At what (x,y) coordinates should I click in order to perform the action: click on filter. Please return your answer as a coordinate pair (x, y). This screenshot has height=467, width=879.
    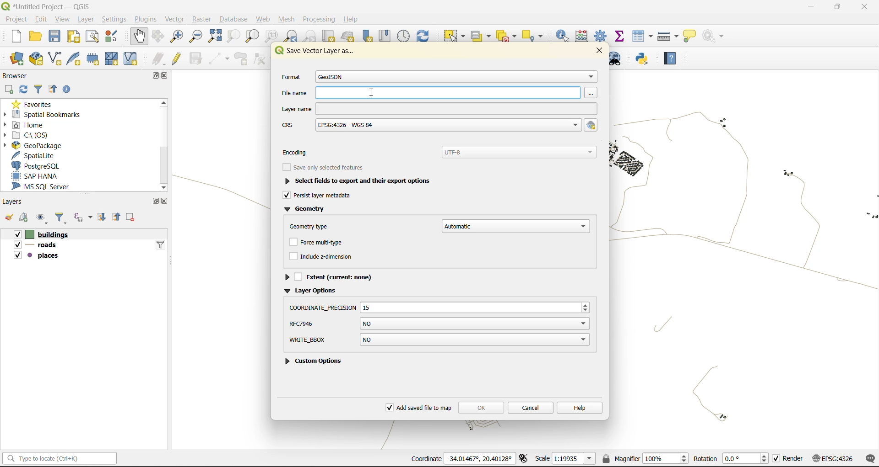
    Looking at the image, I should click on (63, 218).